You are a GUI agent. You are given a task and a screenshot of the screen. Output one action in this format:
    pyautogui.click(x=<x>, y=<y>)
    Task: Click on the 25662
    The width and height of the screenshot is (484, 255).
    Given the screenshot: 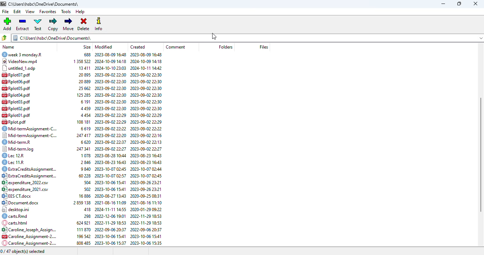 What is the action you would take?
    pyautogui.click(x=82, y=89)
    